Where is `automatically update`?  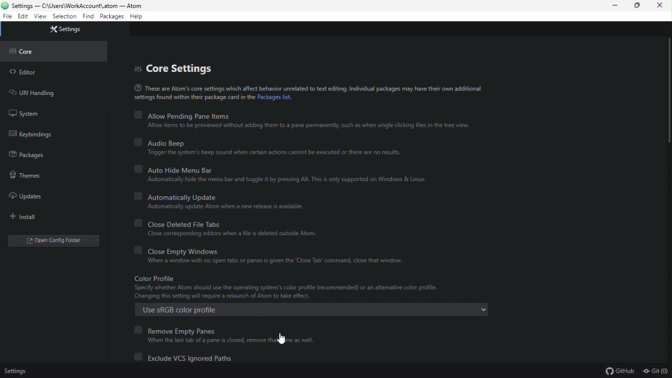
automatically update is located at coordinates (225, 202).